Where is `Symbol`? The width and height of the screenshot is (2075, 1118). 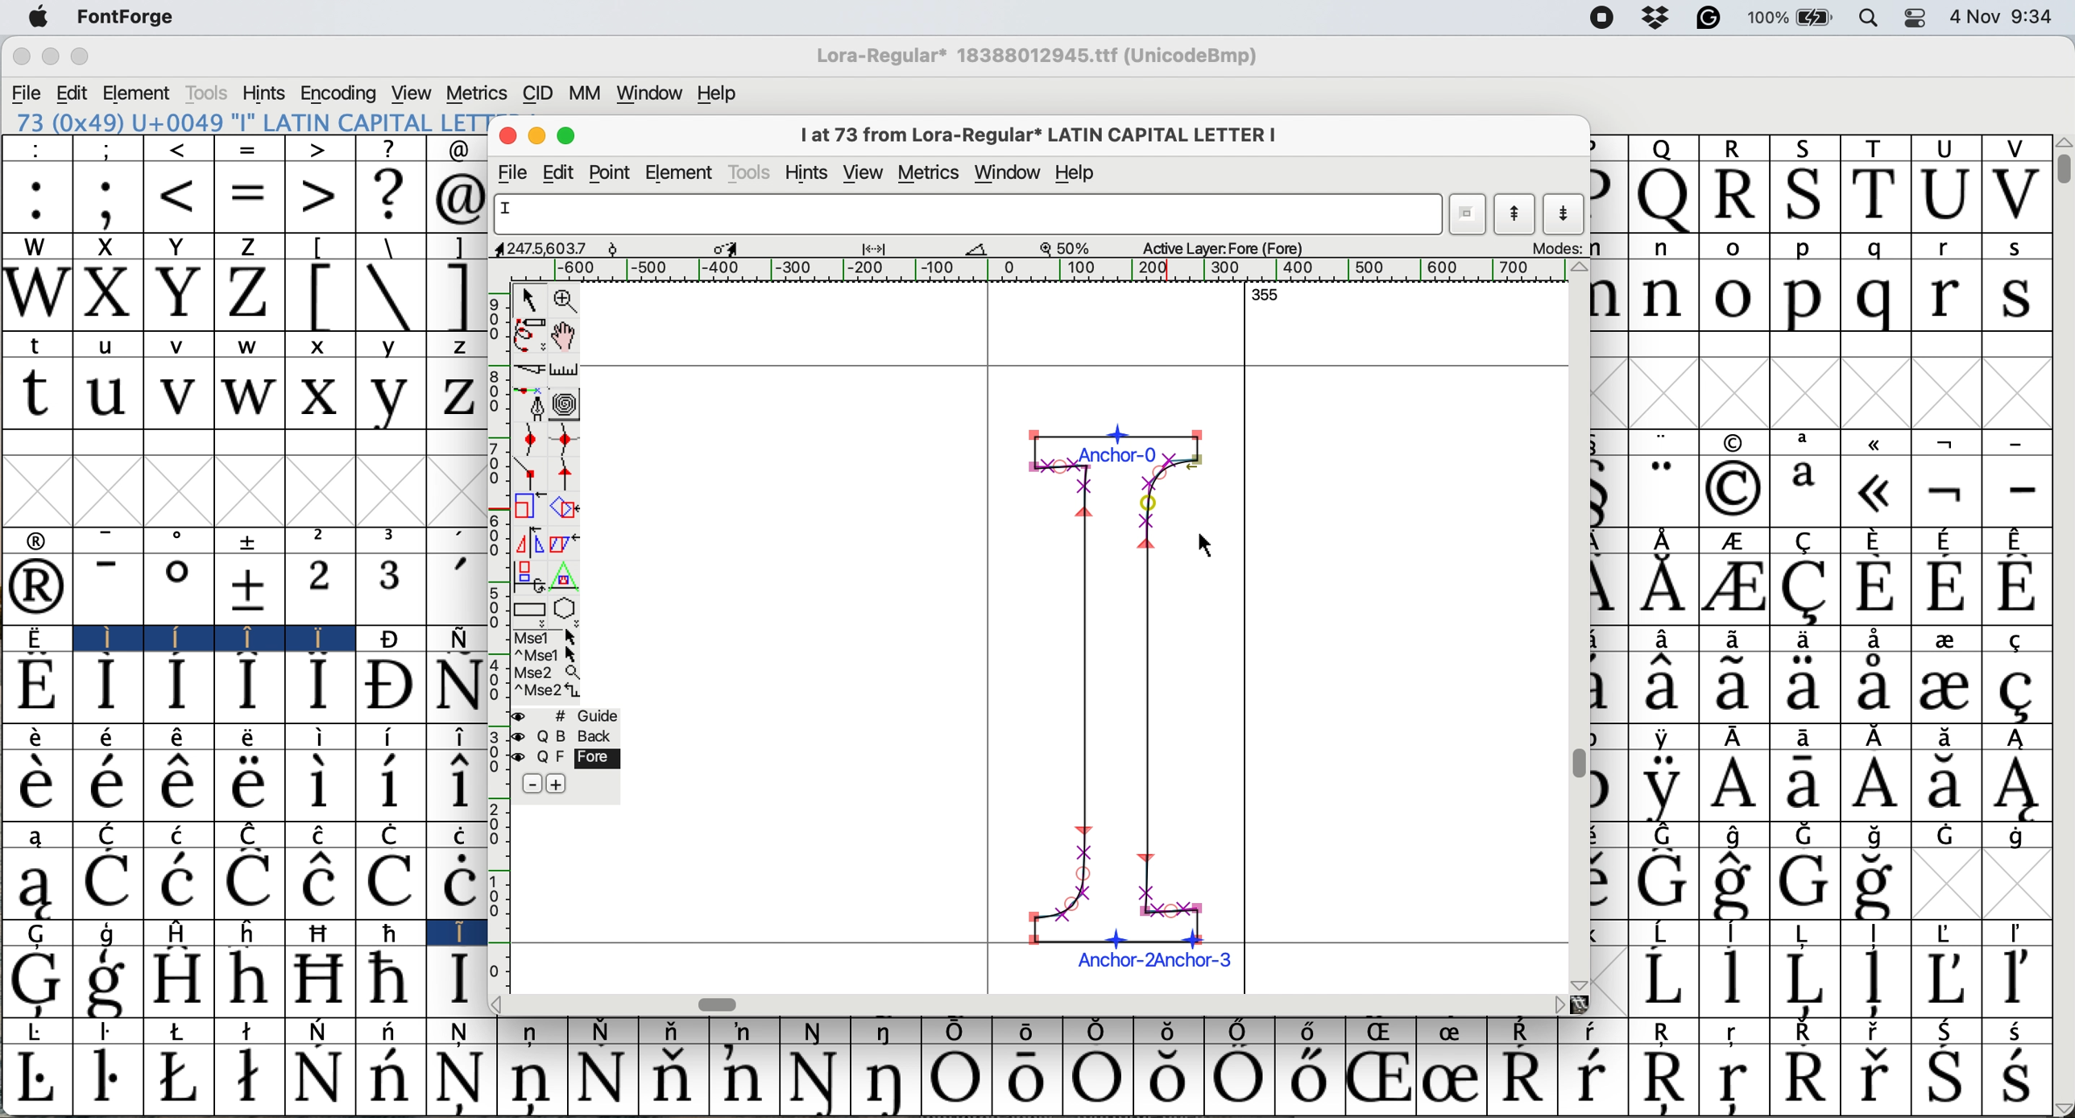
Symbol is located at coordinates (1660, 979).